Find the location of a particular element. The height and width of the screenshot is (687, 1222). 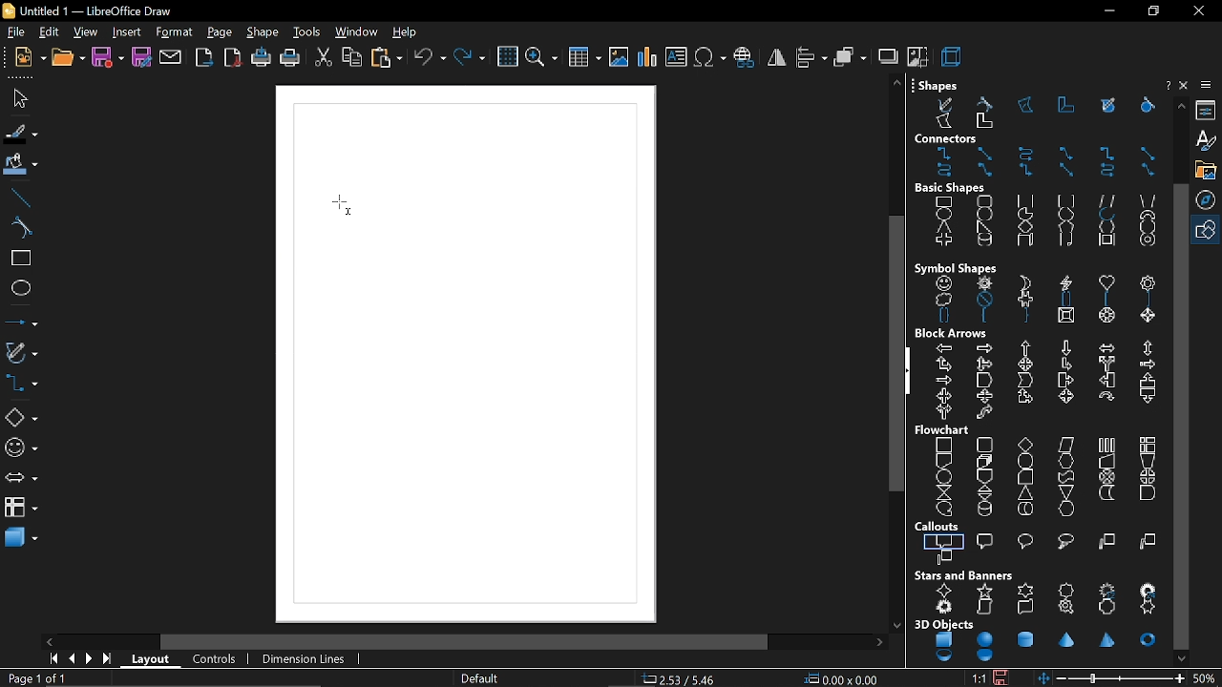

move up is located at coordinates (1181, 106).